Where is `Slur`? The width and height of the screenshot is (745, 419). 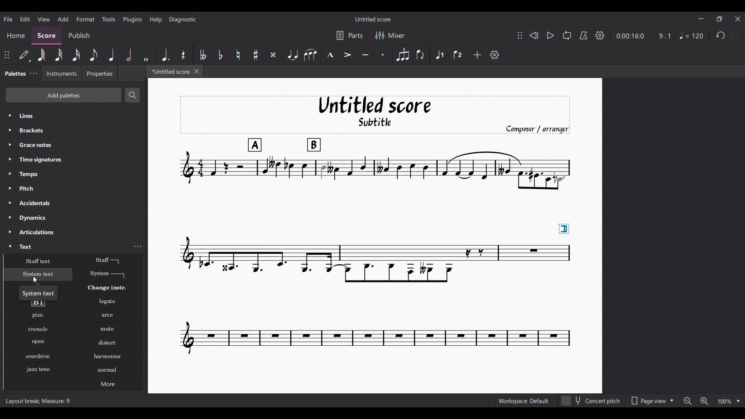 Slur is located at coordinates (310, 55).